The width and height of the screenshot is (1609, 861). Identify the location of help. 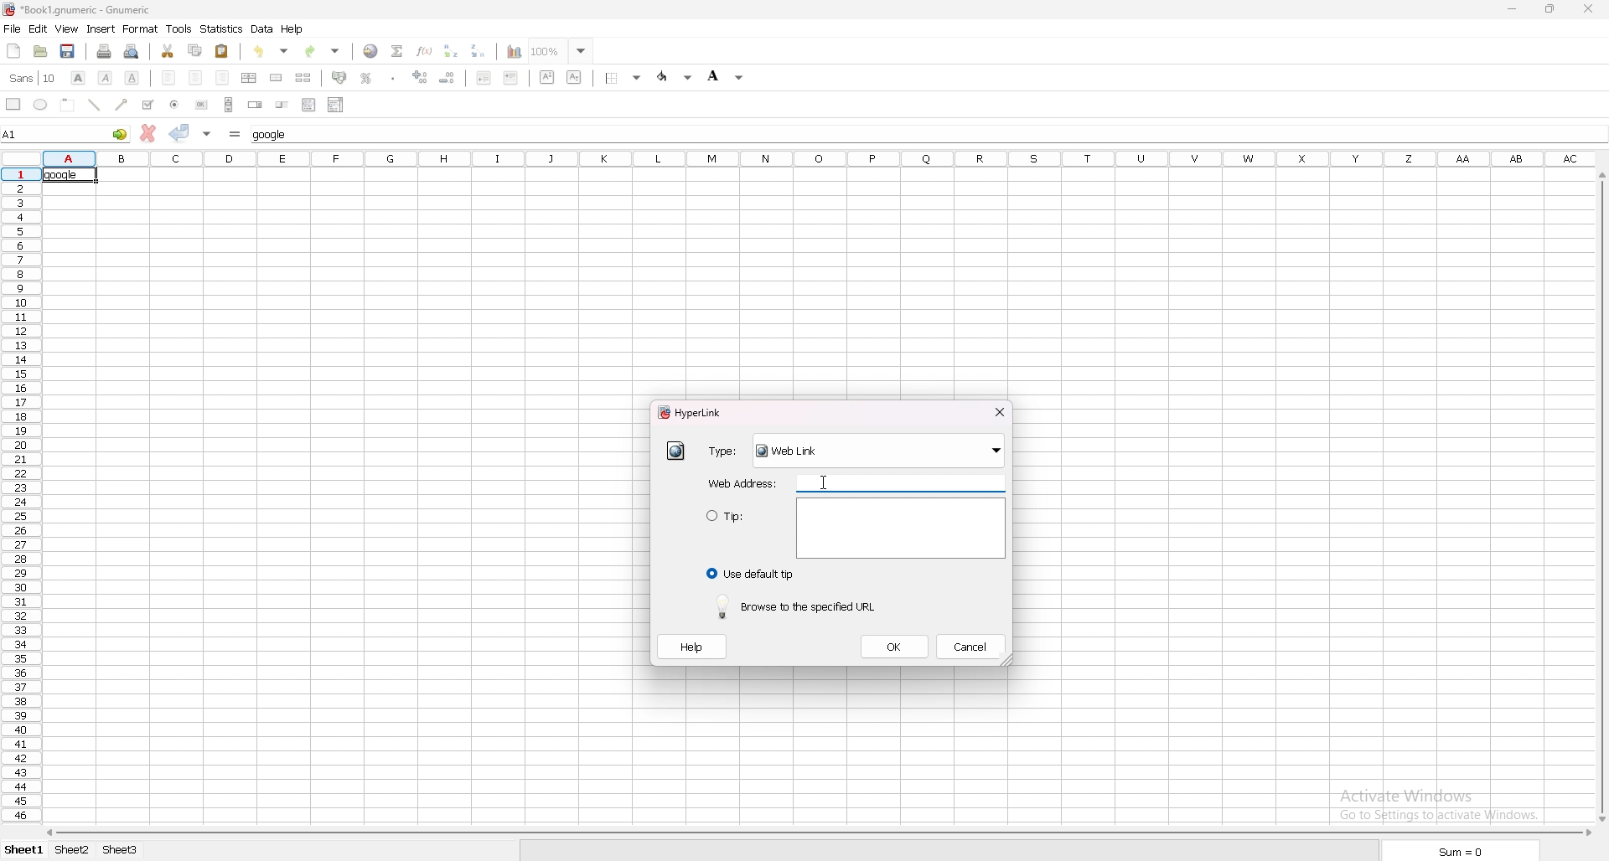
(293, 28).